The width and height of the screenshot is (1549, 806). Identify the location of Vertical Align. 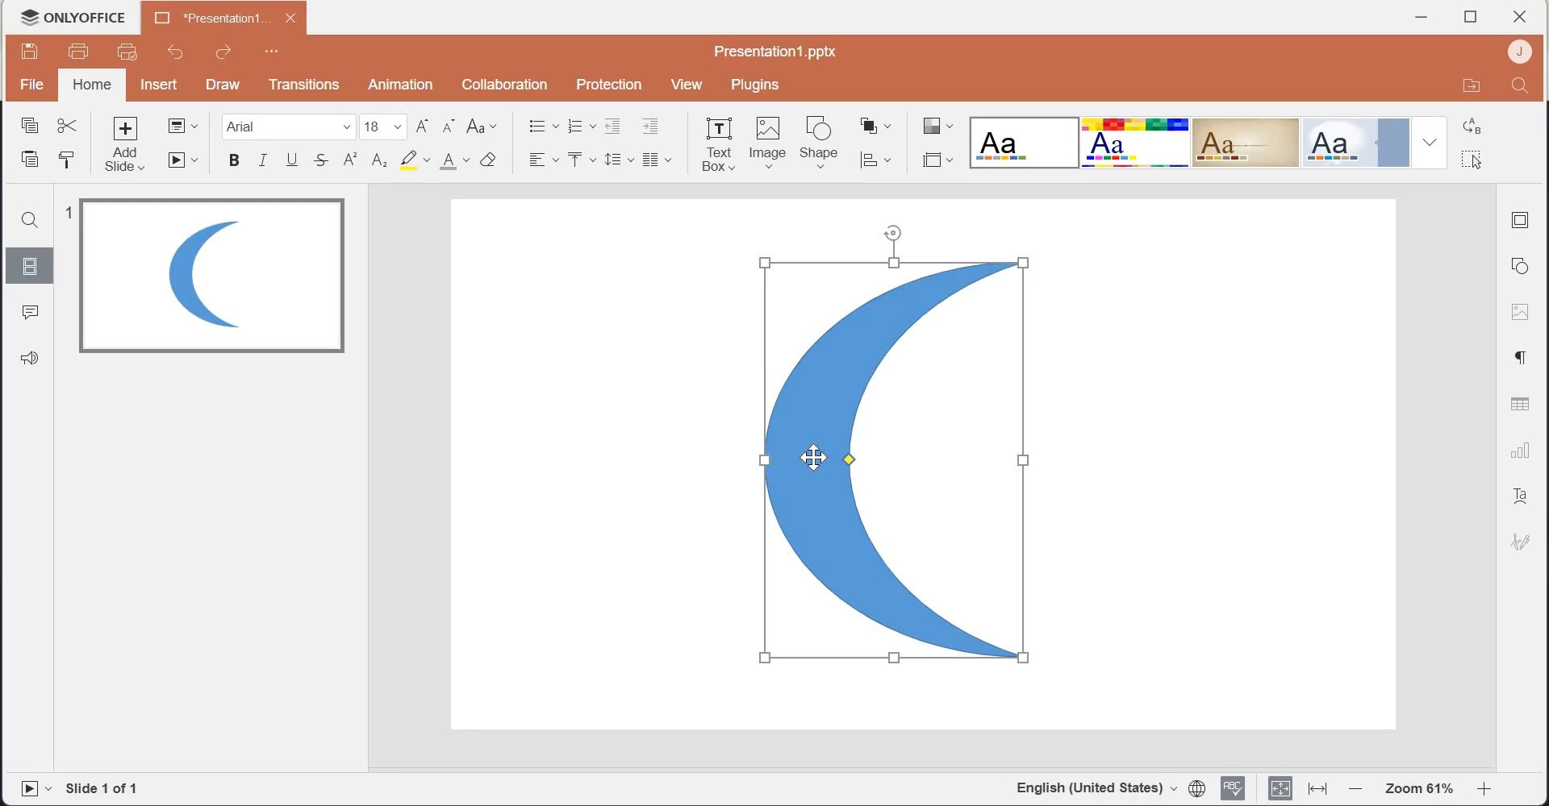
(582, 158).